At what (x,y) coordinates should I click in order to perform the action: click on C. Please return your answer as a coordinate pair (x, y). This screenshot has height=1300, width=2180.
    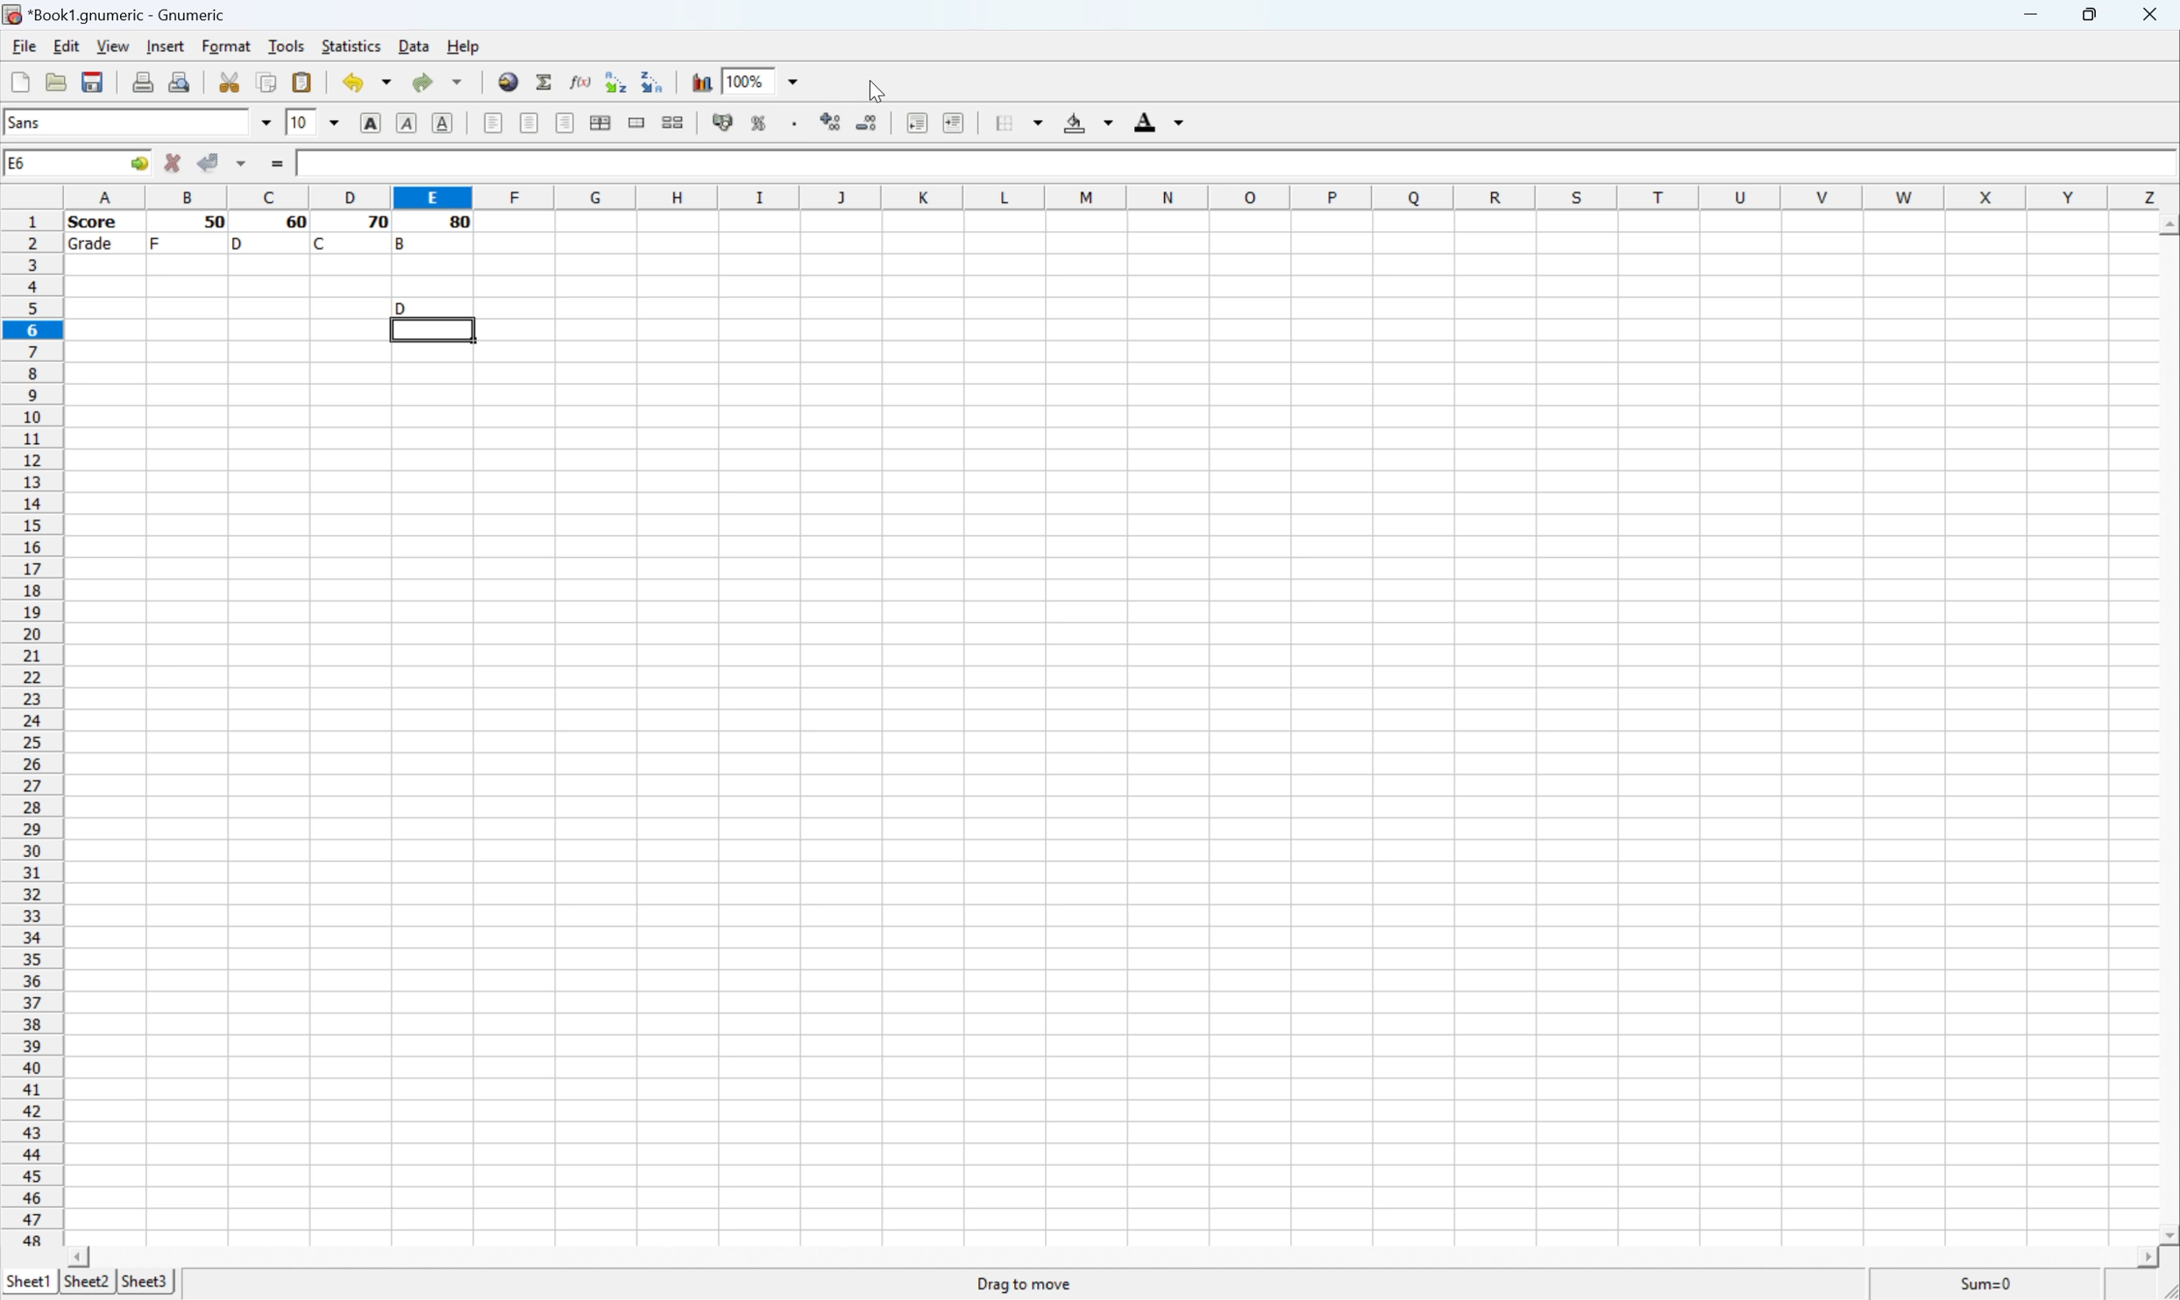
    Looking at the image, I should click on (322, 243).